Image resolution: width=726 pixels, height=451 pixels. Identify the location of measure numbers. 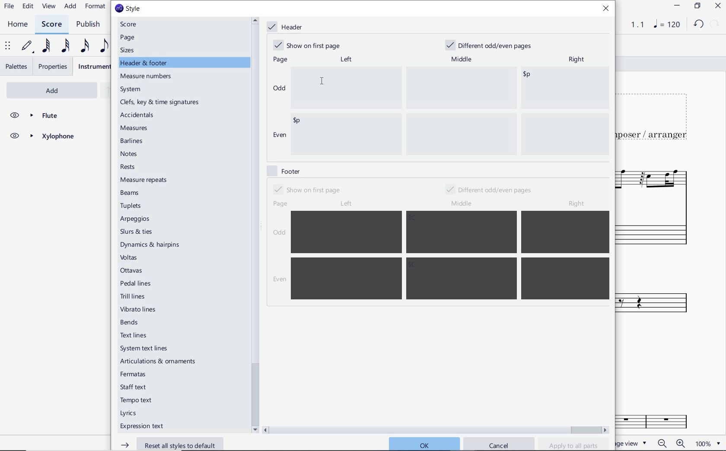
(147, 77).